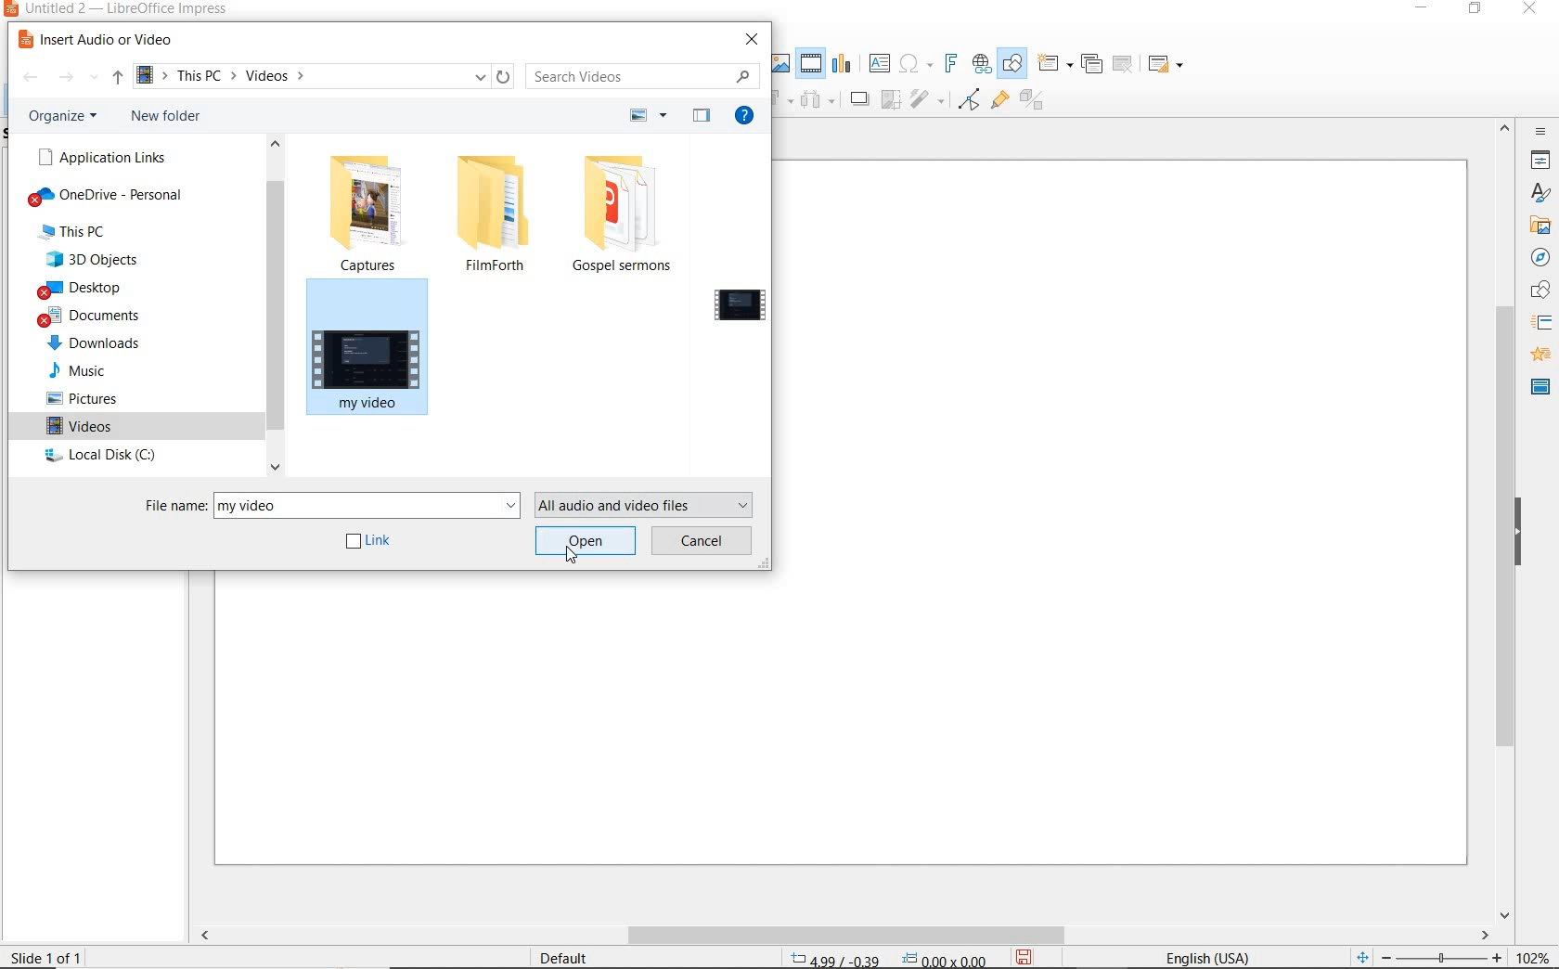 Image resolution: width=1559 pixels, height=969 pixels. I want to click on videos, so click(86, 429).